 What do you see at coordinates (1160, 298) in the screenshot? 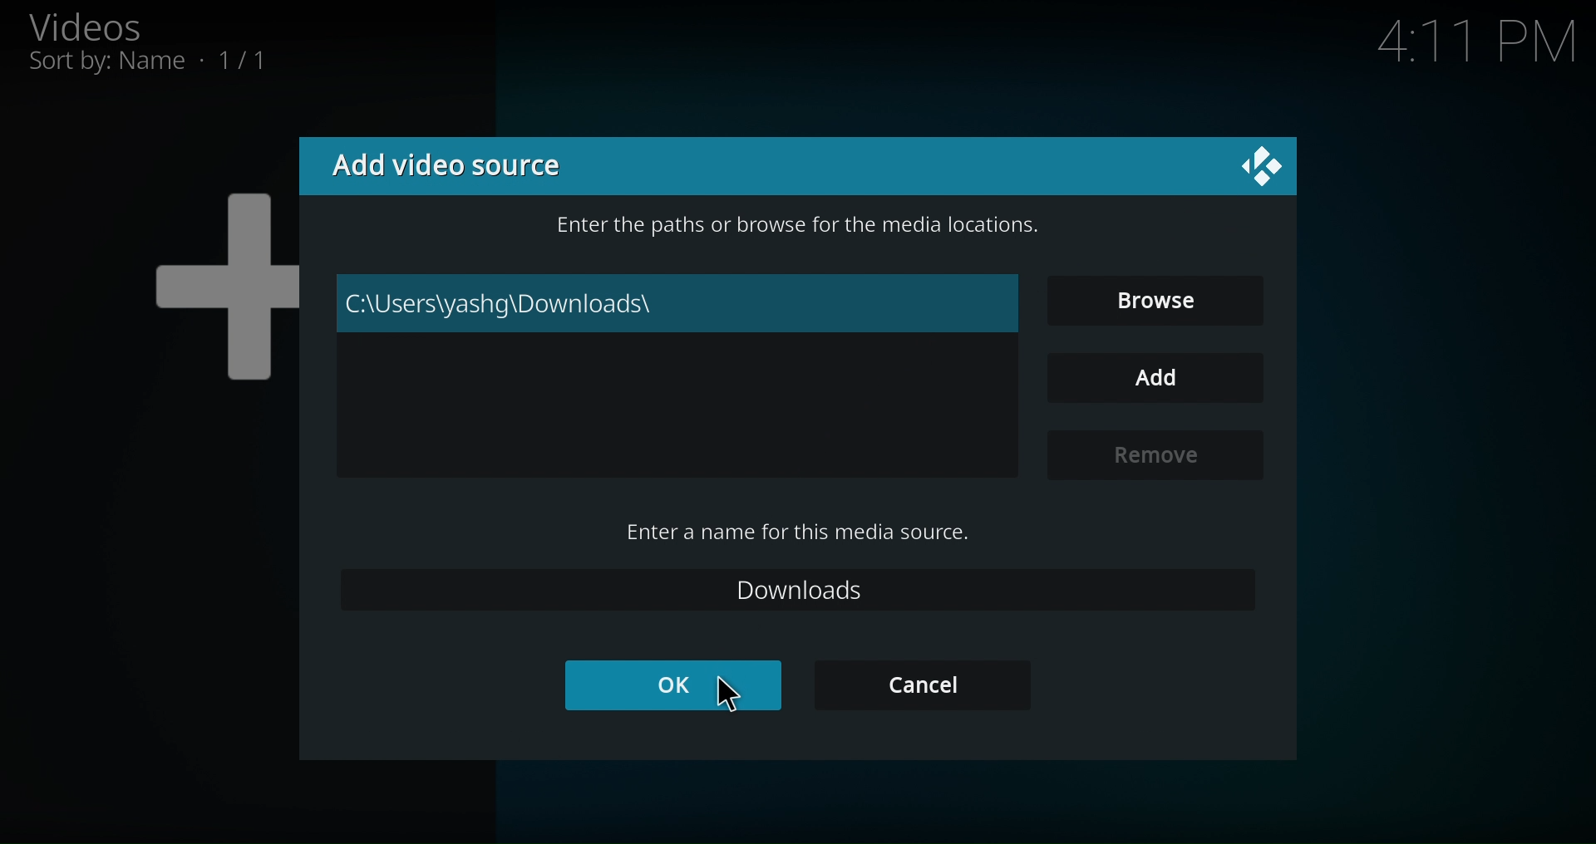
I see `Browser` at bounding box center [1160, 298].